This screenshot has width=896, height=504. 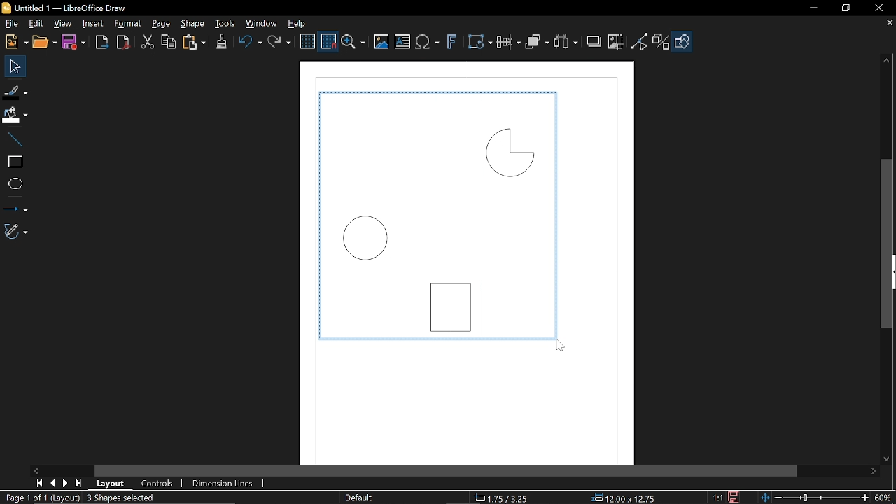 I want to click on Redo, so click(x=281, y=43).